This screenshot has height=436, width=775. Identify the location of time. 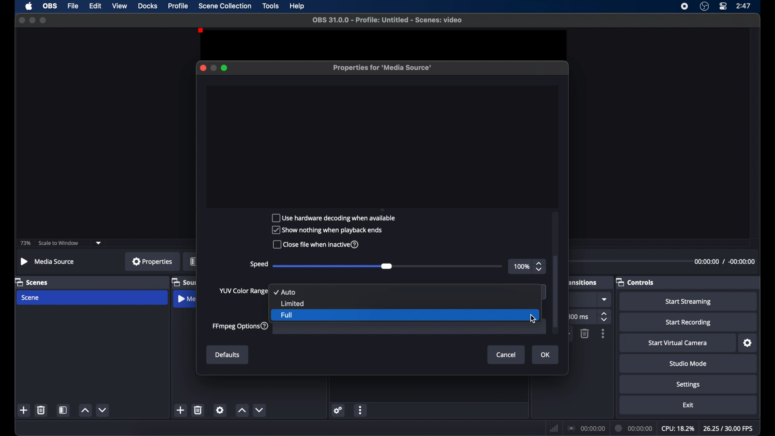
(744, 6).